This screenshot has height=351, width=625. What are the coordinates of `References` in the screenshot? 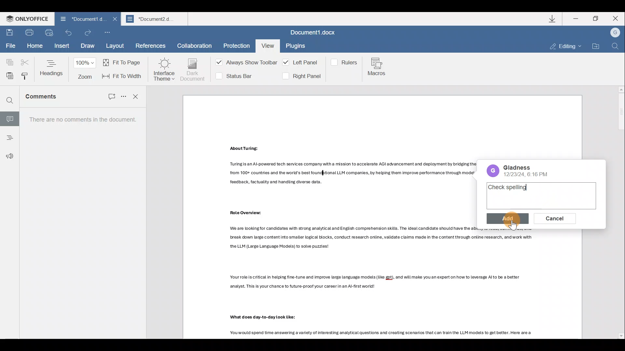 It's located at (150, 46).